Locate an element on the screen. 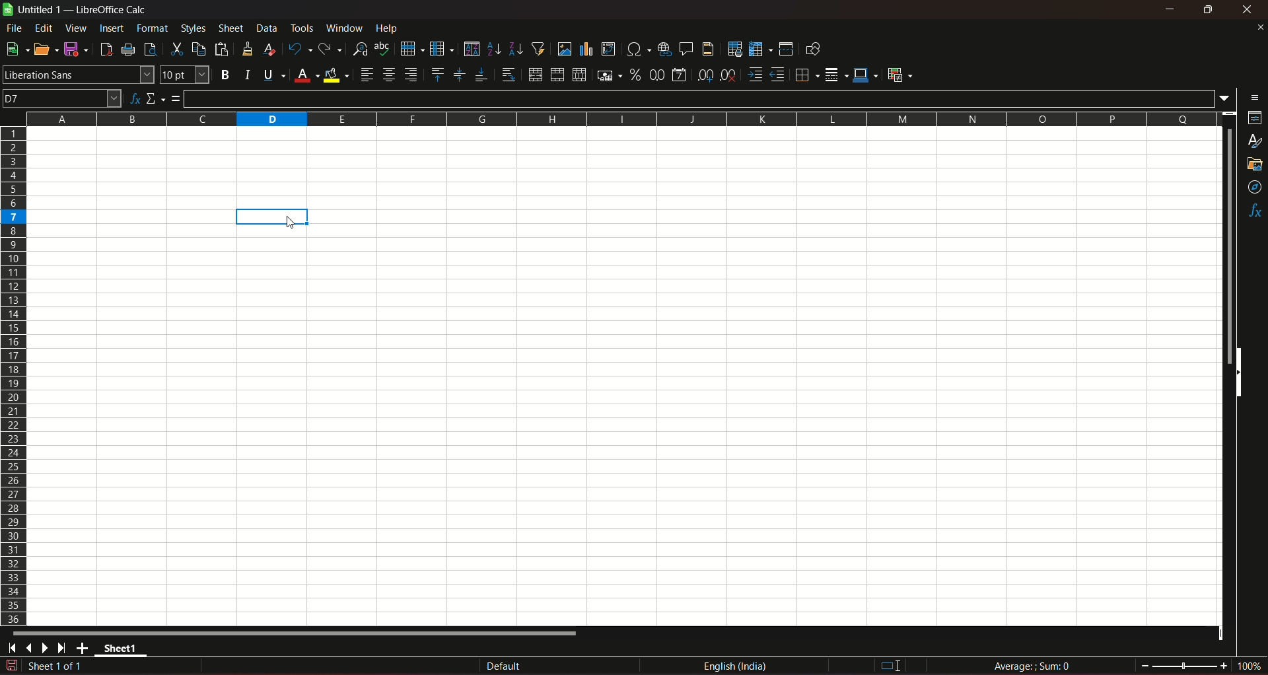 Image resolution: width=1268 pixels, height=675 pixels. background color is located at coordinates (337, 75).